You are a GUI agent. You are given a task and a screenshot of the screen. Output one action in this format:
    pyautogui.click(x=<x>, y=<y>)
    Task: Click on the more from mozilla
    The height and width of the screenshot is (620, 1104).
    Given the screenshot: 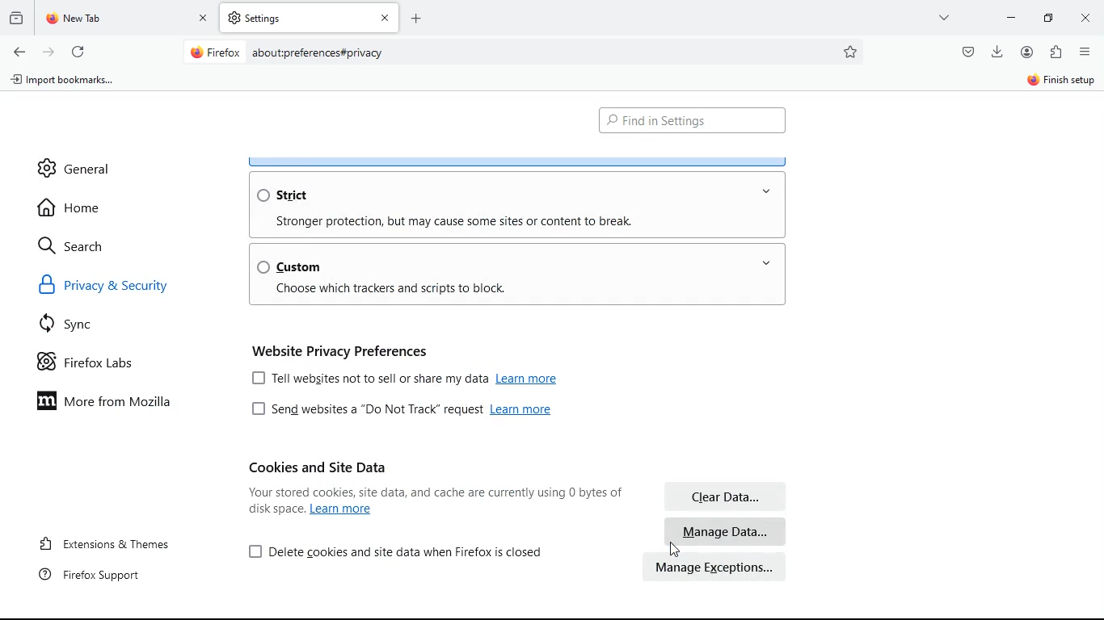 What is the action you would take?
    pyautogui.click(x=118, y=404)
    